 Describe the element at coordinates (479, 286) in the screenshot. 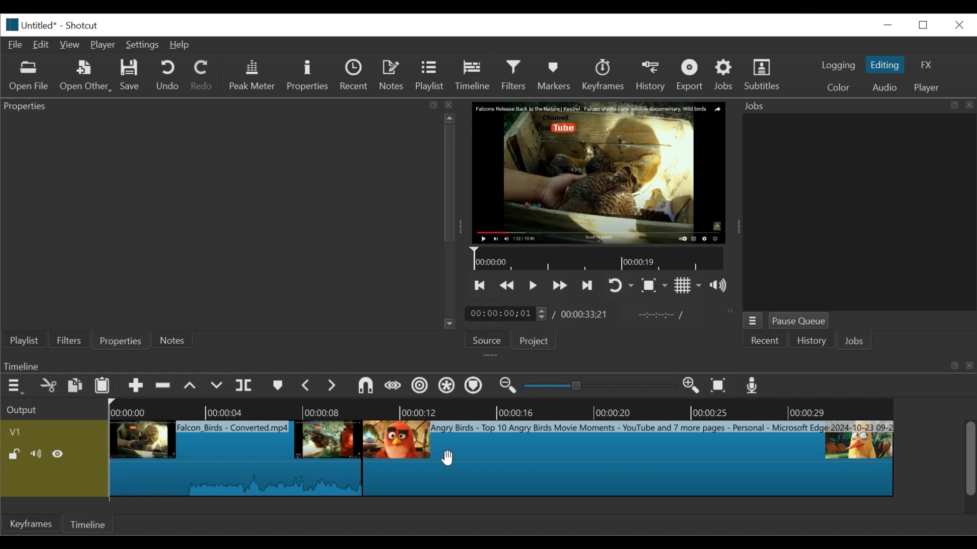

I see `Skip to the previous point` at that location.